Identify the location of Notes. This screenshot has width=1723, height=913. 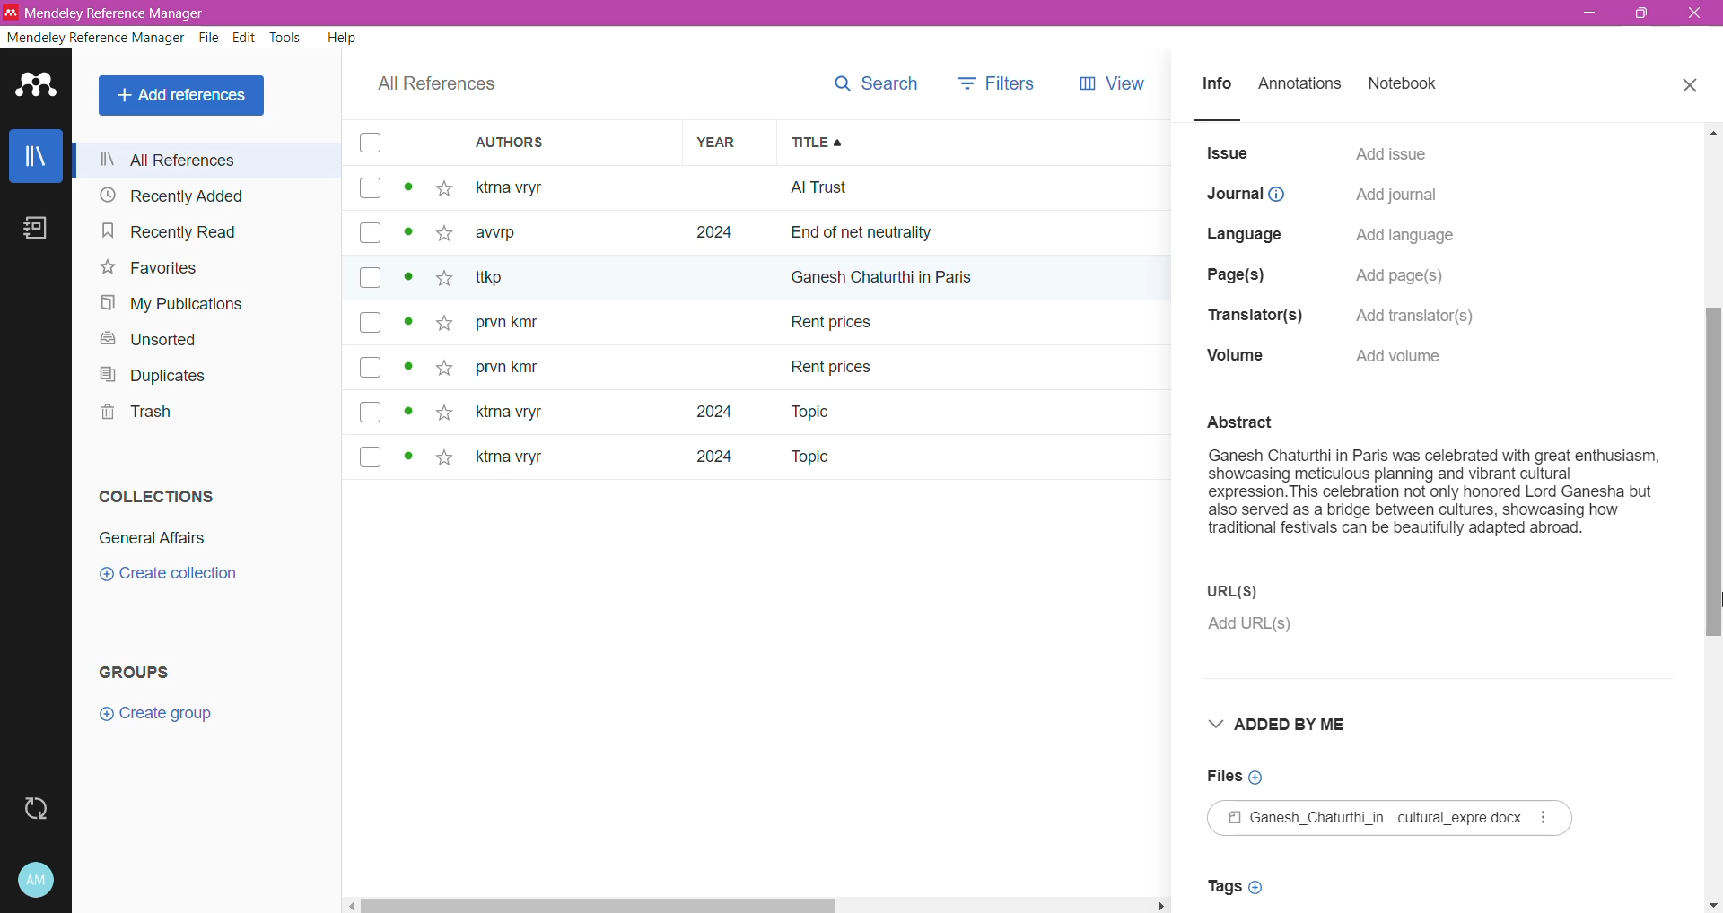
(33, 228).